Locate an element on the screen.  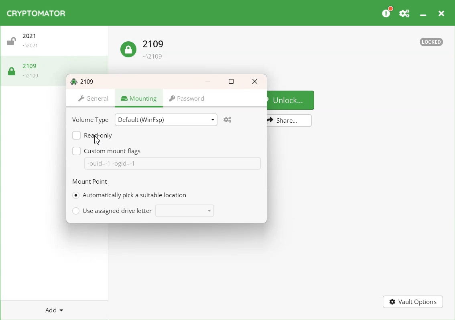
General is located at coordinates (91, 99).